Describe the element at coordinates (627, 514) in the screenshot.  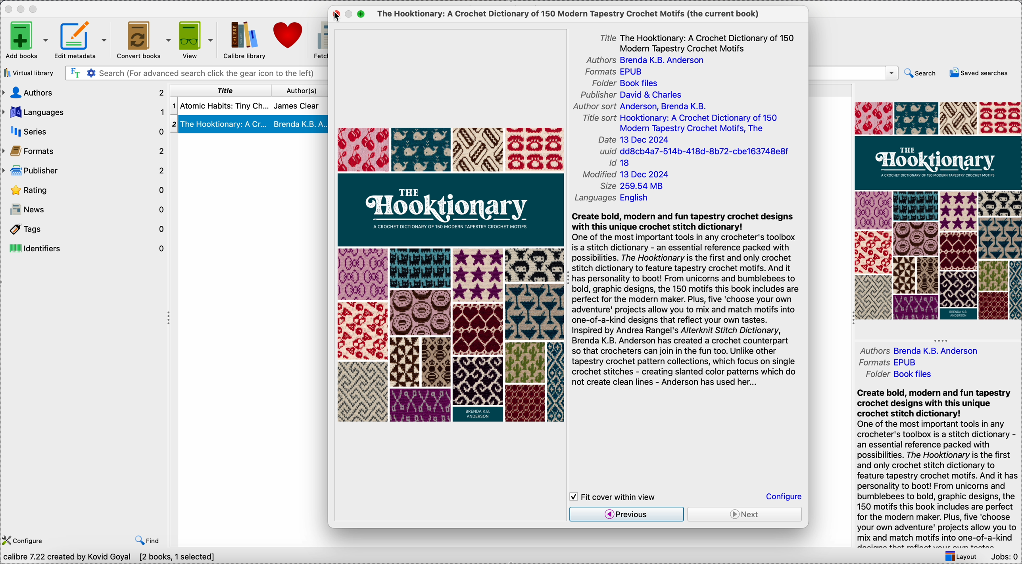
I see `previous` at that location.